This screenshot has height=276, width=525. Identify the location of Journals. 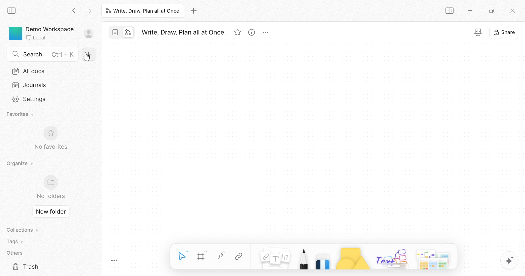
(30, 85).